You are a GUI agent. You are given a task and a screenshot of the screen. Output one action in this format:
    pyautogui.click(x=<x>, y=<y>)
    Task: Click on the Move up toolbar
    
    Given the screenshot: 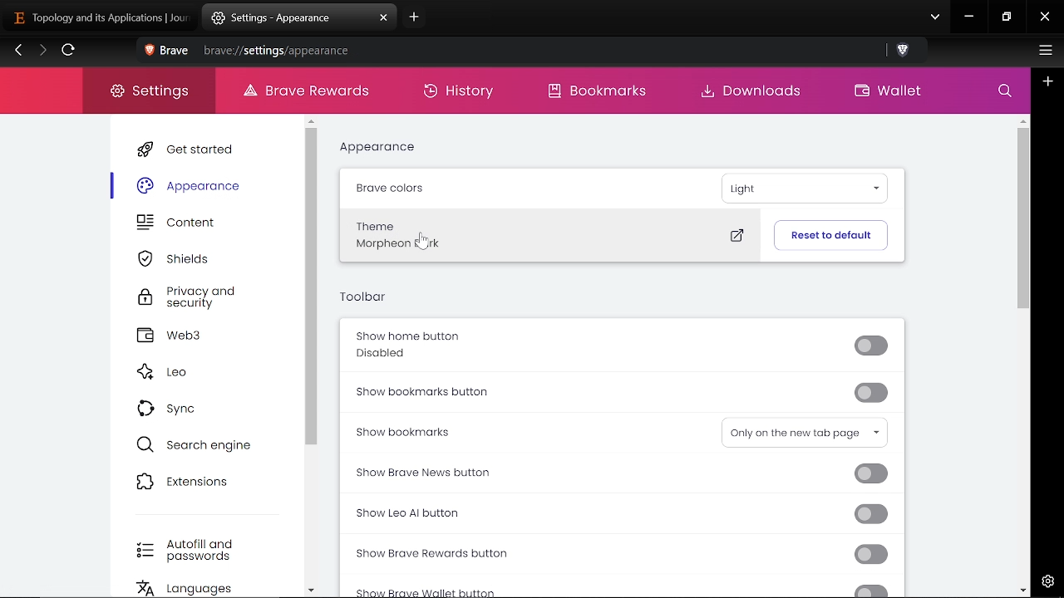 What is the action you would take?
    pyautogui.click(x=1022, y=120)
    